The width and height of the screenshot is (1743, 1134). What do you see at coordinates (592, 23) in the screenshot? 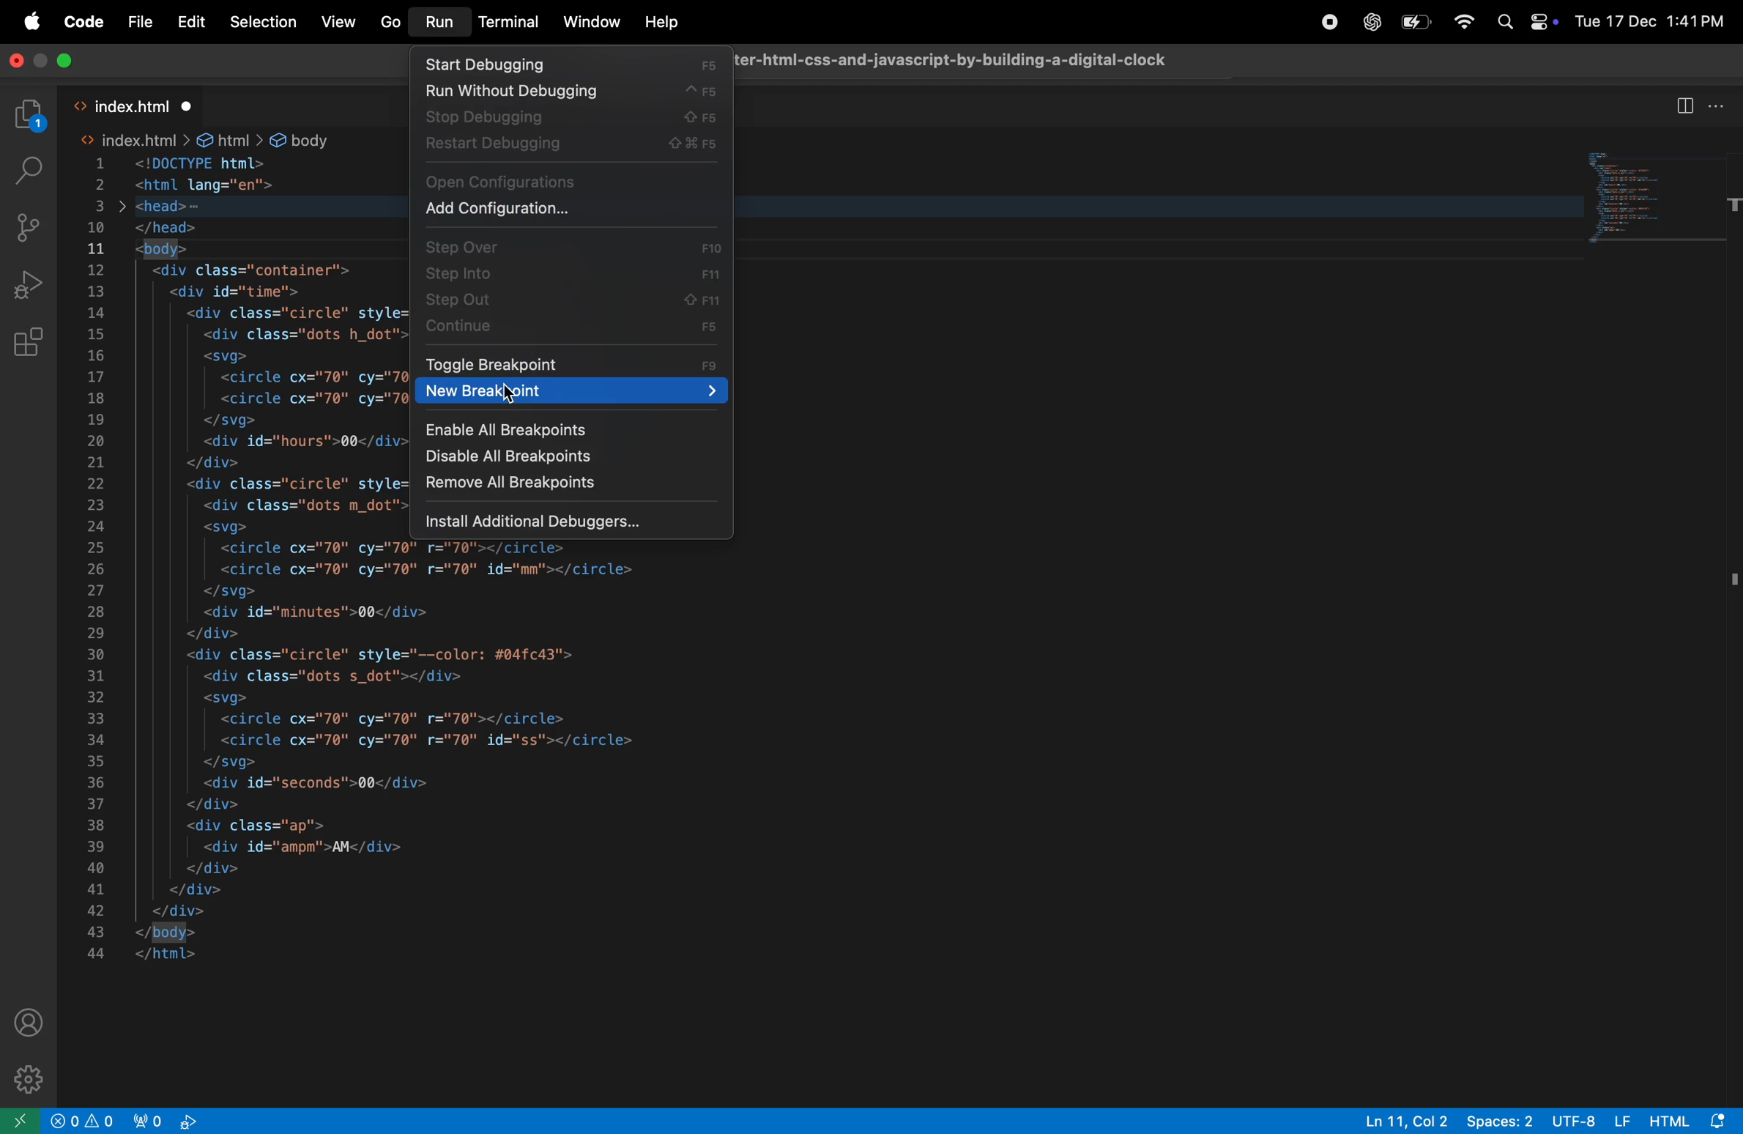
I see `window` at bounding box center [592, 23].